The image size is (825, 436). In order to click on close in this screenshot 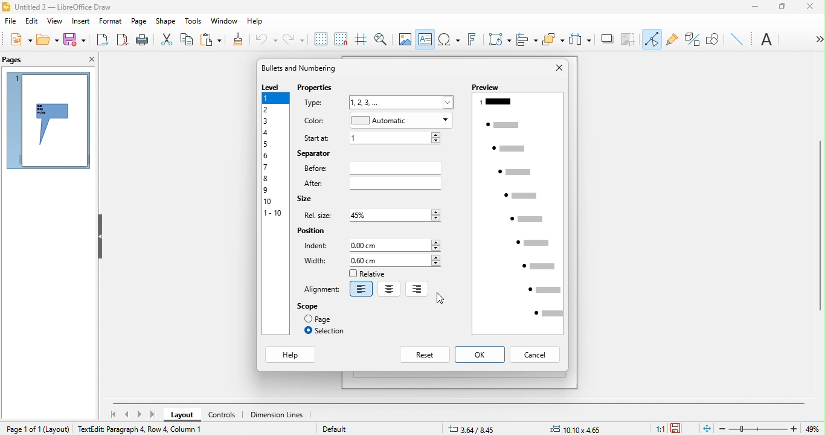, I will do `click(811, 9)`.